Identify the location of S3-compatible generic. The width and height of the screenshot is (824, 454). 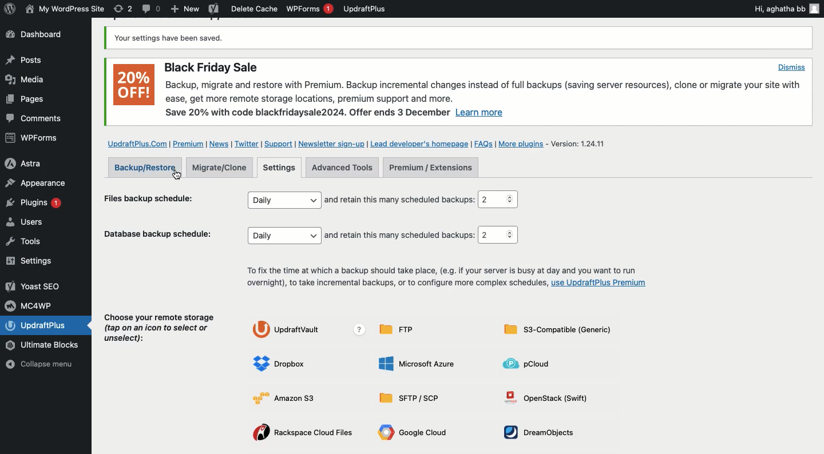
(555, 329).